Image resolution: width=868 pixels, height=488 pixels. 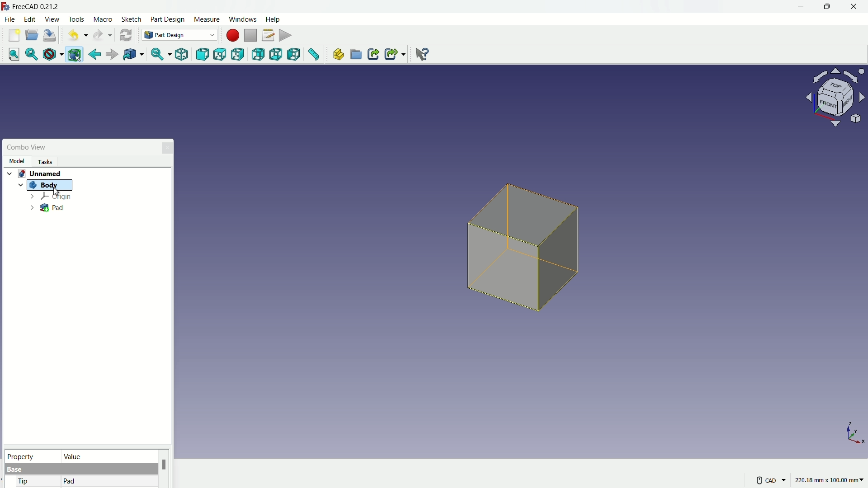 I want to click on measure, so click(x=206, y=19).